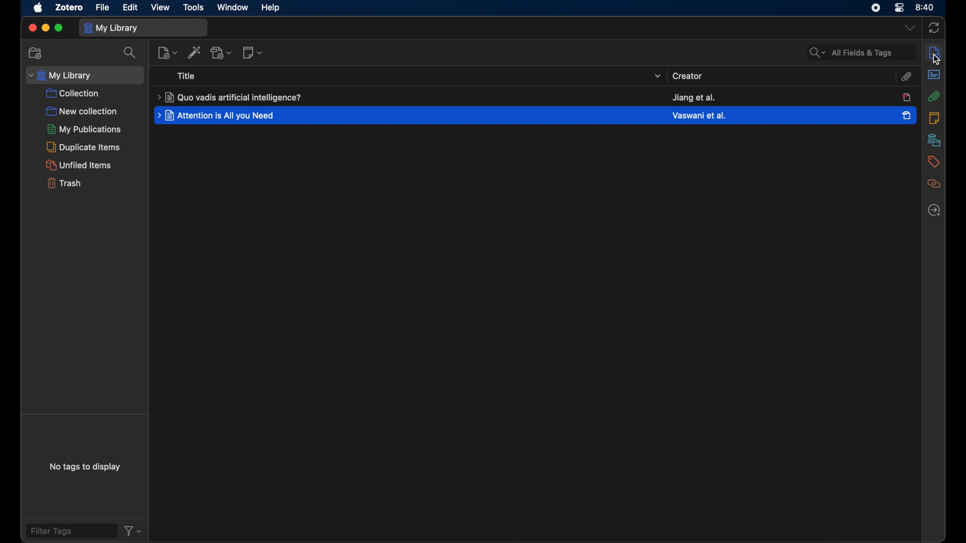 Image resolution: width=966 pixels, height=543 pixels. Describe the element at coordinates (901, 8) in the screenshot. I see `control center` at that location.